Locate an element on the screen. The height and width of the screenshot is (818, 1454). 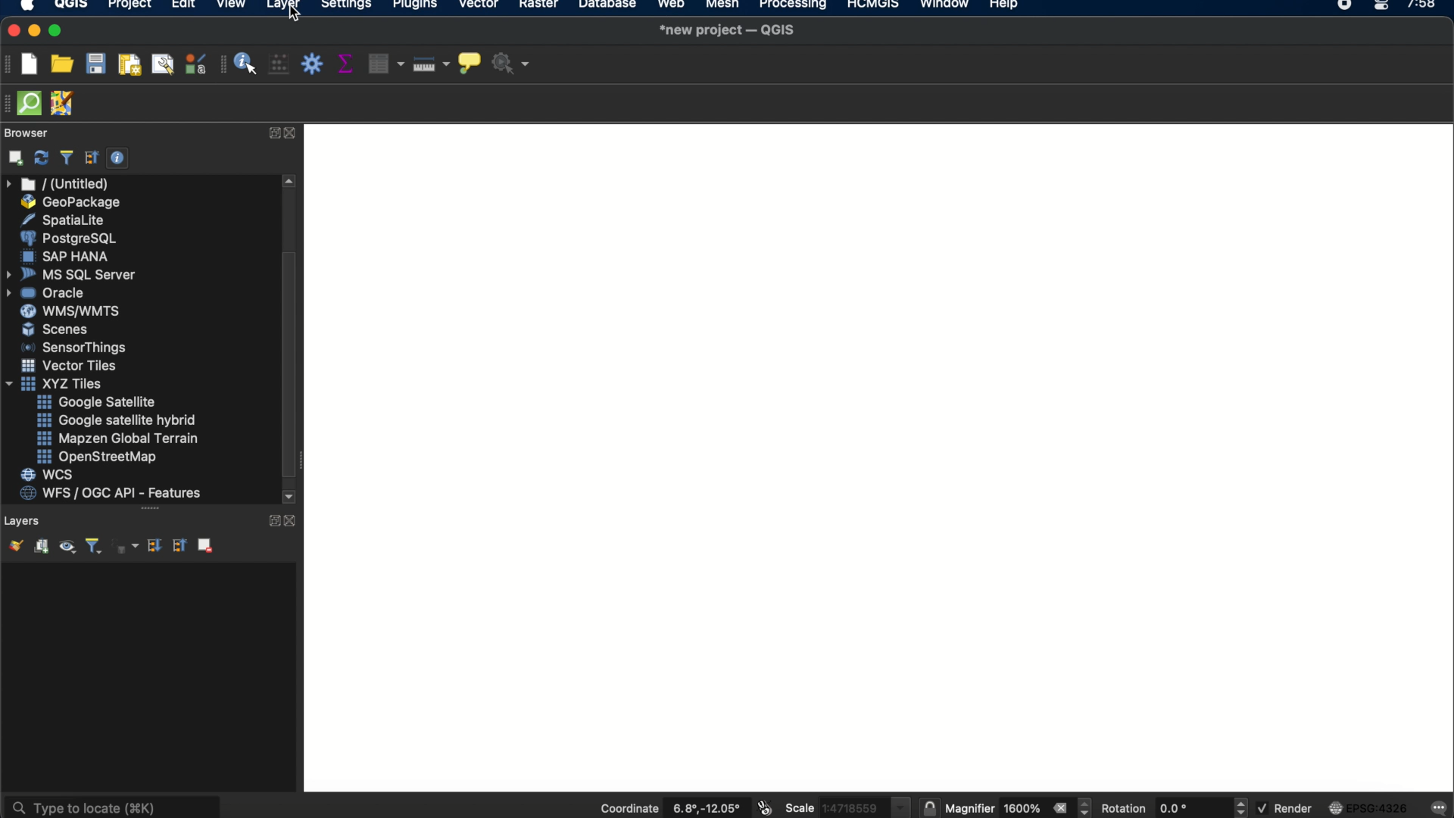
maximize is located at coordinates (56, 32).